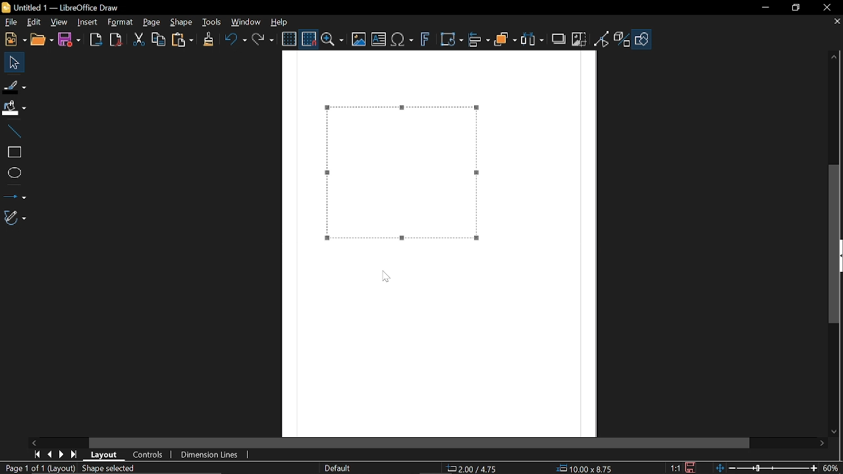 The image size is (843, 474). I want to click on Last page, so click(76, 454).